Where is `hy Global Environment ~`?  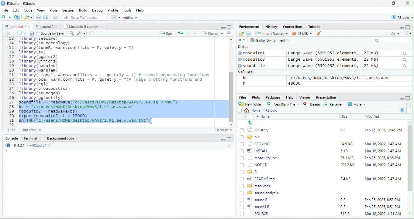
hy Global Environment ~ is located at coordinates (268, 40).